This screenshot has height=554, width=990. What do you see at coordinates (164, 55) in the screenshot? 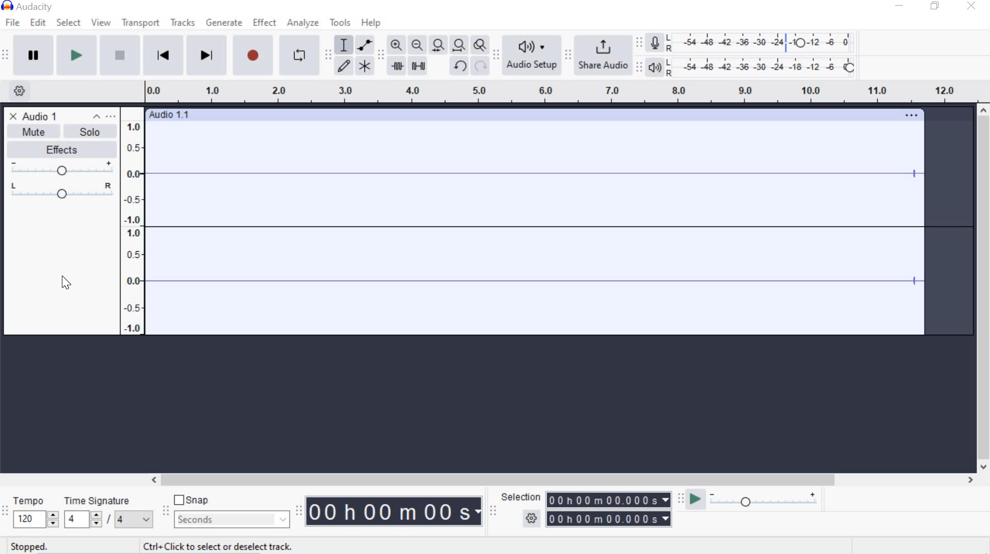
I see `Skip to start` at bounding box center [164, 55].